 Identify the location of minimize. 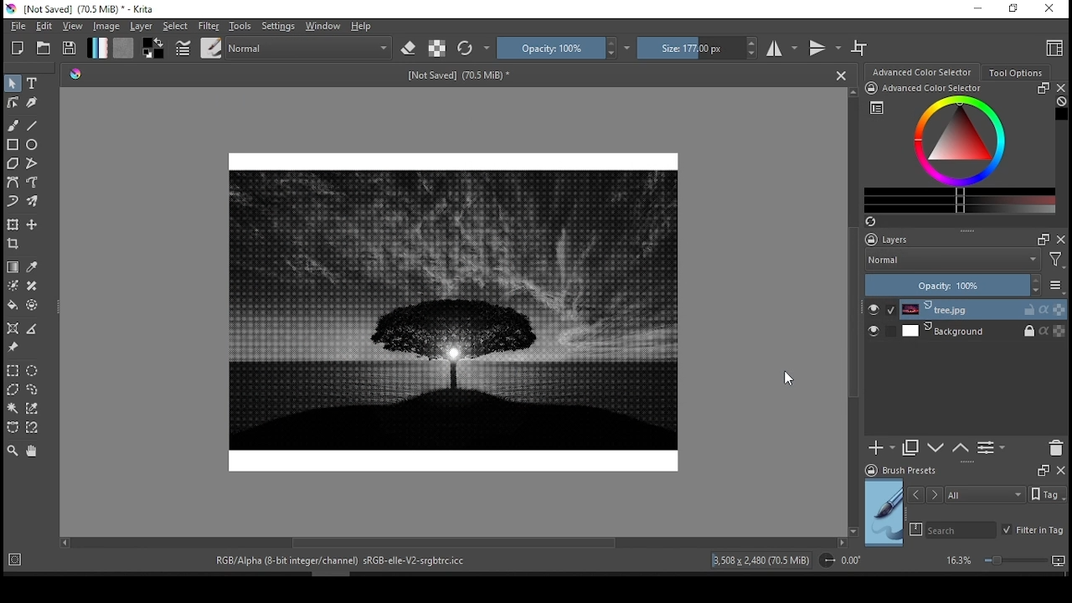
(977, 8).